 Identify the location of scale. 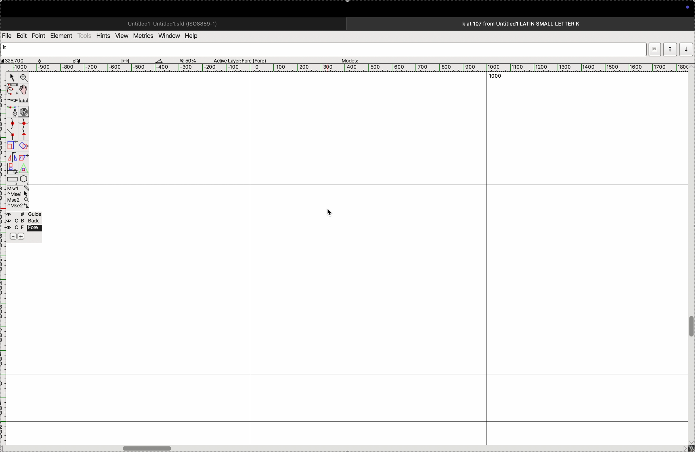
(25, 100).